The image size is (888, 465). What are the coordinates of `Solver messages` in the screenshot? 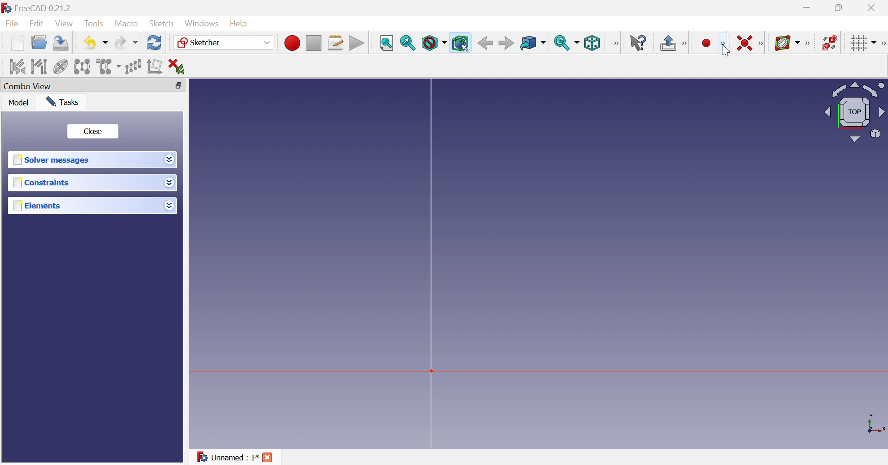 It's located at (50, 159).